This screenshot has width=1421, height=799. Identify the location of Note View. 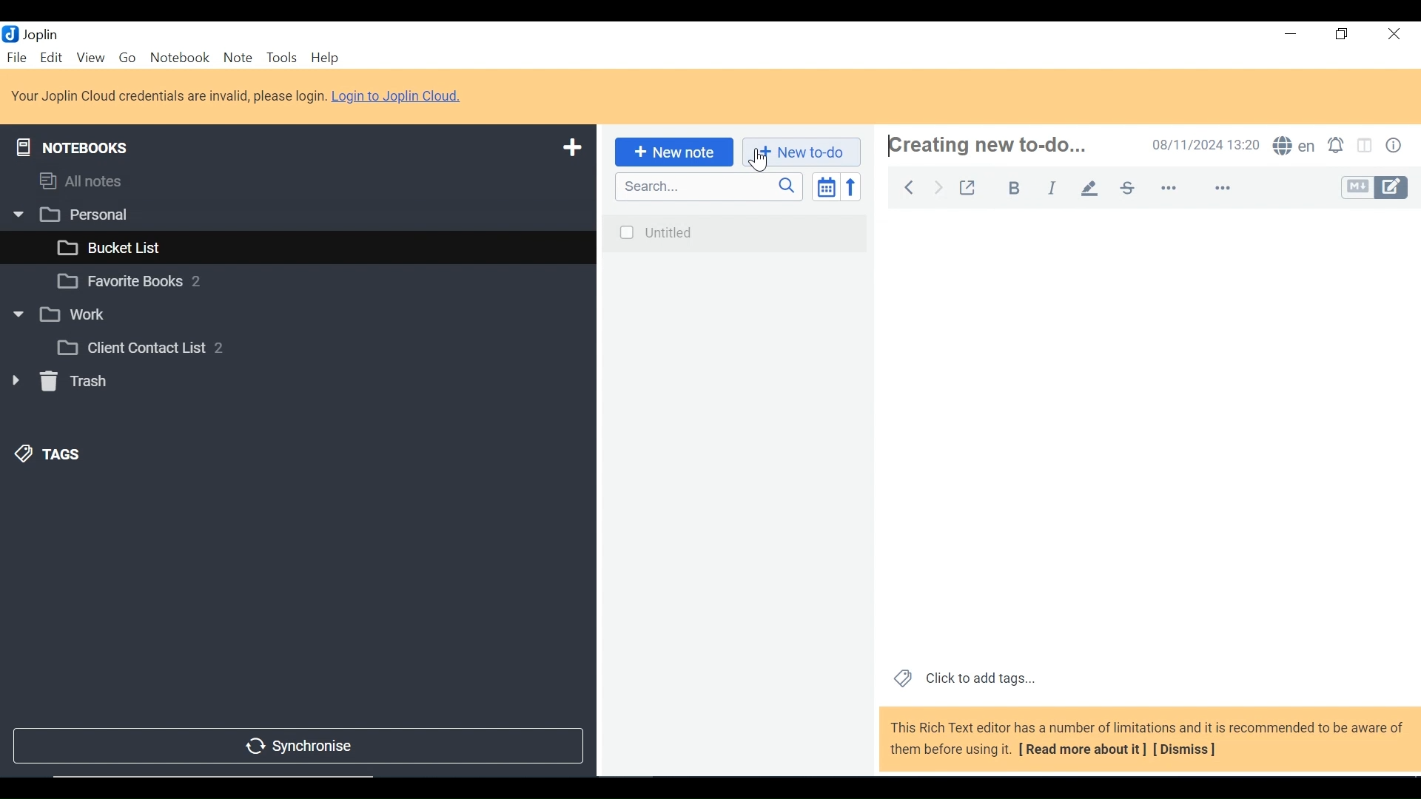
(1148, 434).